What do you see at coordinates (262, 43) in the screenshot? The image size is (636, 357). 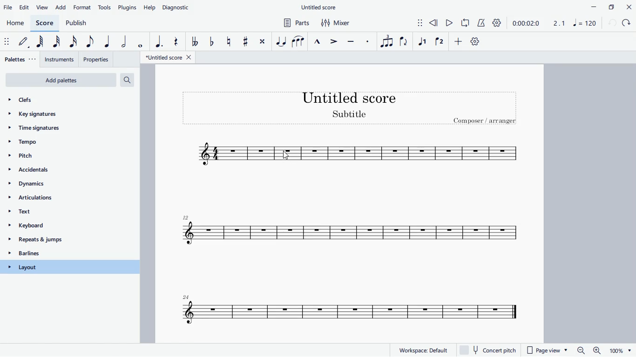 I see `toggle double sharp` at bounding box center [262, 43].